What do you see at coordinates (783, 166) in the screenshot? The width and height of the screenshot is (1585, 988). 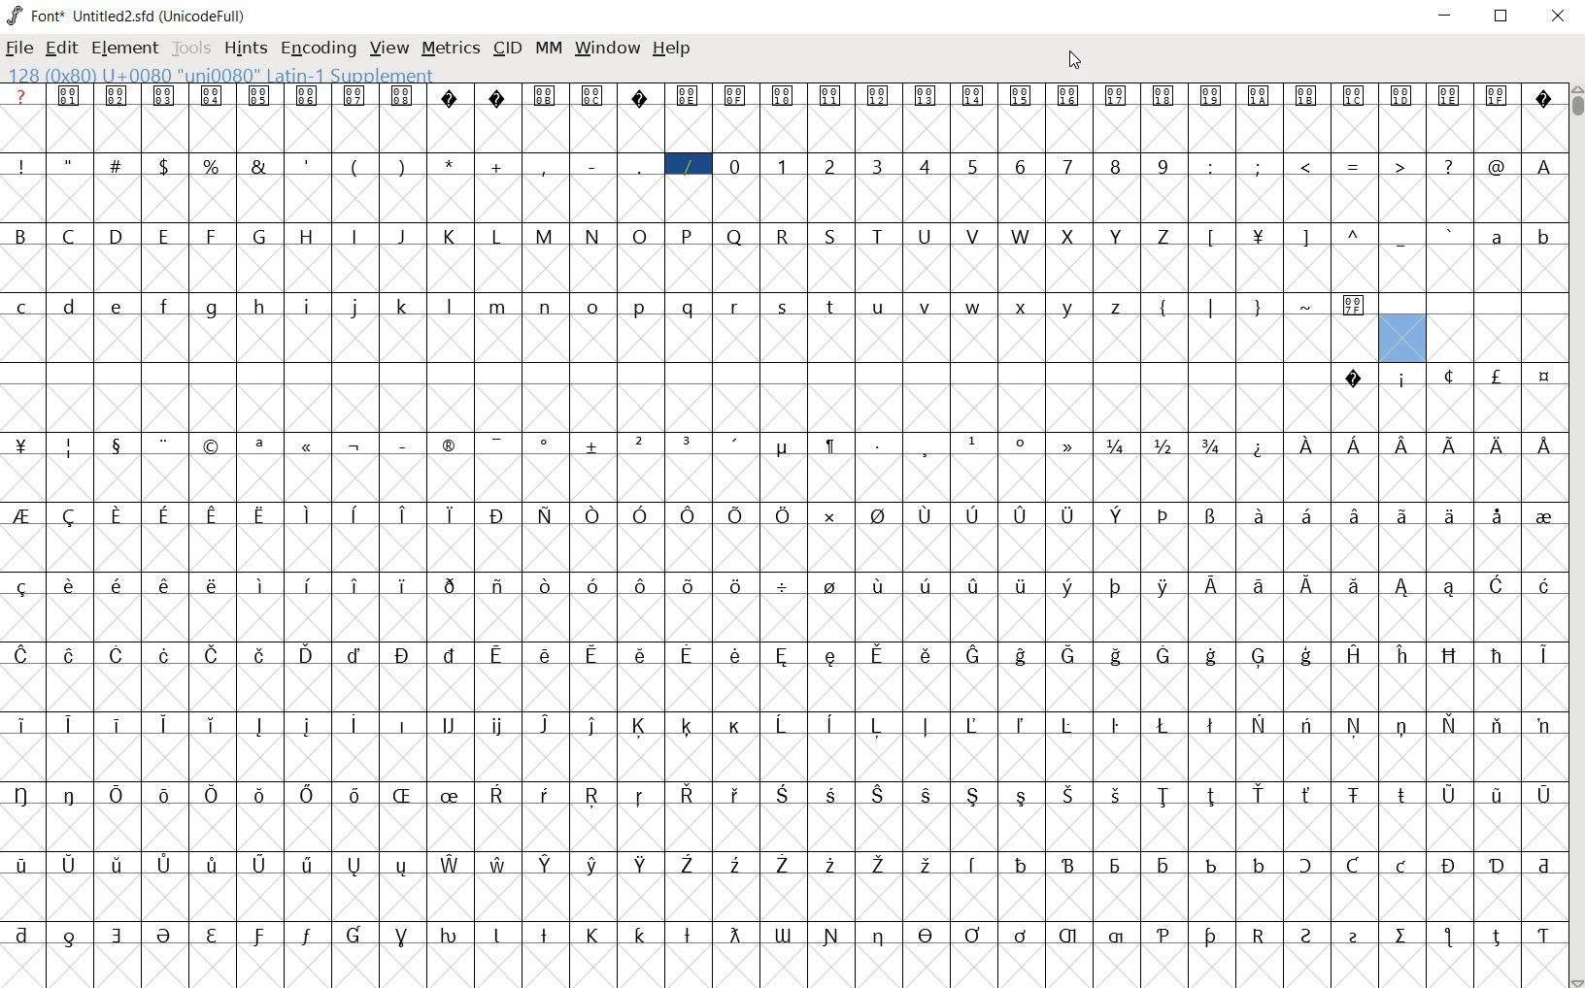 I see `glyph` at bounding box center [783, 166].